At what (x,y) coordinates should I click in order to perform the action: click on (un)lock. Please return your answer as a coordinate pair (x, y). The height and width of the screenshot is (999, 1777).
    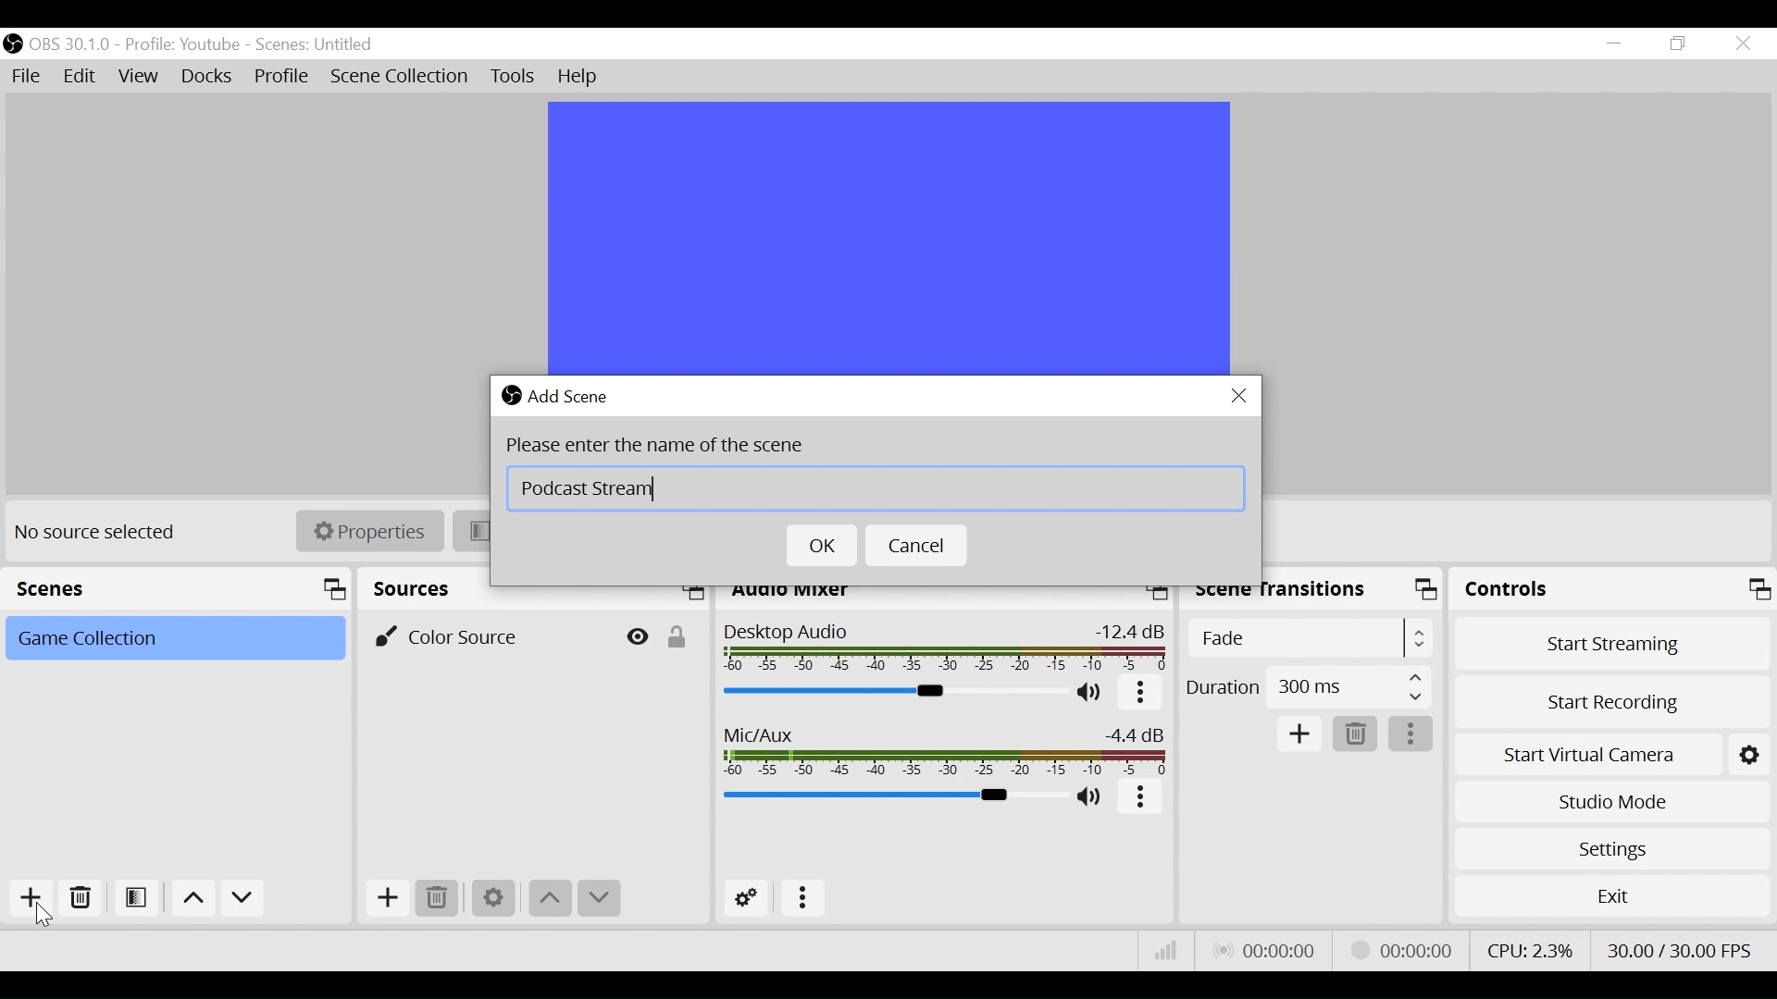
    Looking at the image, I should click on (681, 635).